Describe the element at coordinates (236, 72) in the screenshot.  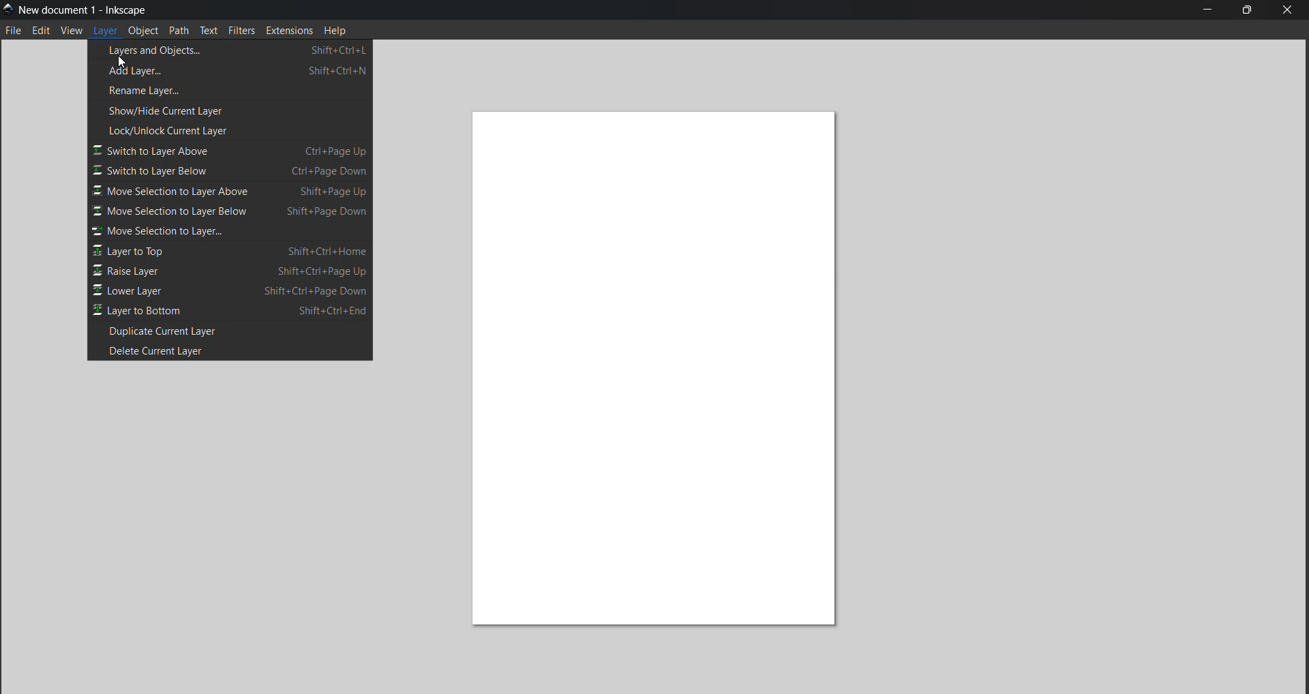
I see `add layer` at that location.